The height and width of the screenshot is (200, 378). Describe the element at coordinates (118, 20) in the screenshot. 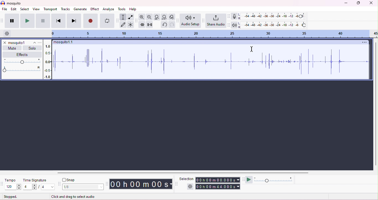

I see `tools tool bar` at that location.